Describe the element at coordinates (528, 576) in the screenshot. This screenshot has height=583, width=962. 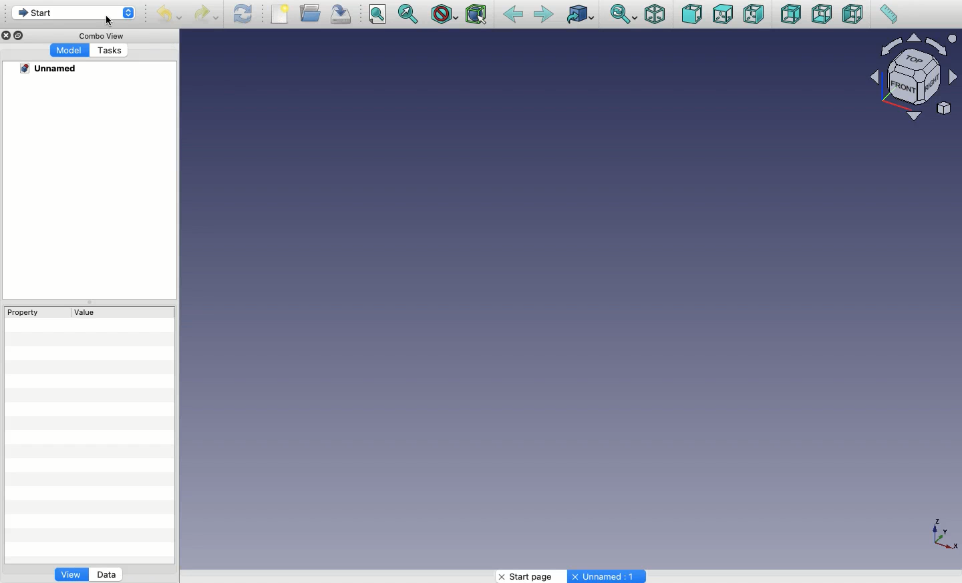
I see `Start page` at that location.